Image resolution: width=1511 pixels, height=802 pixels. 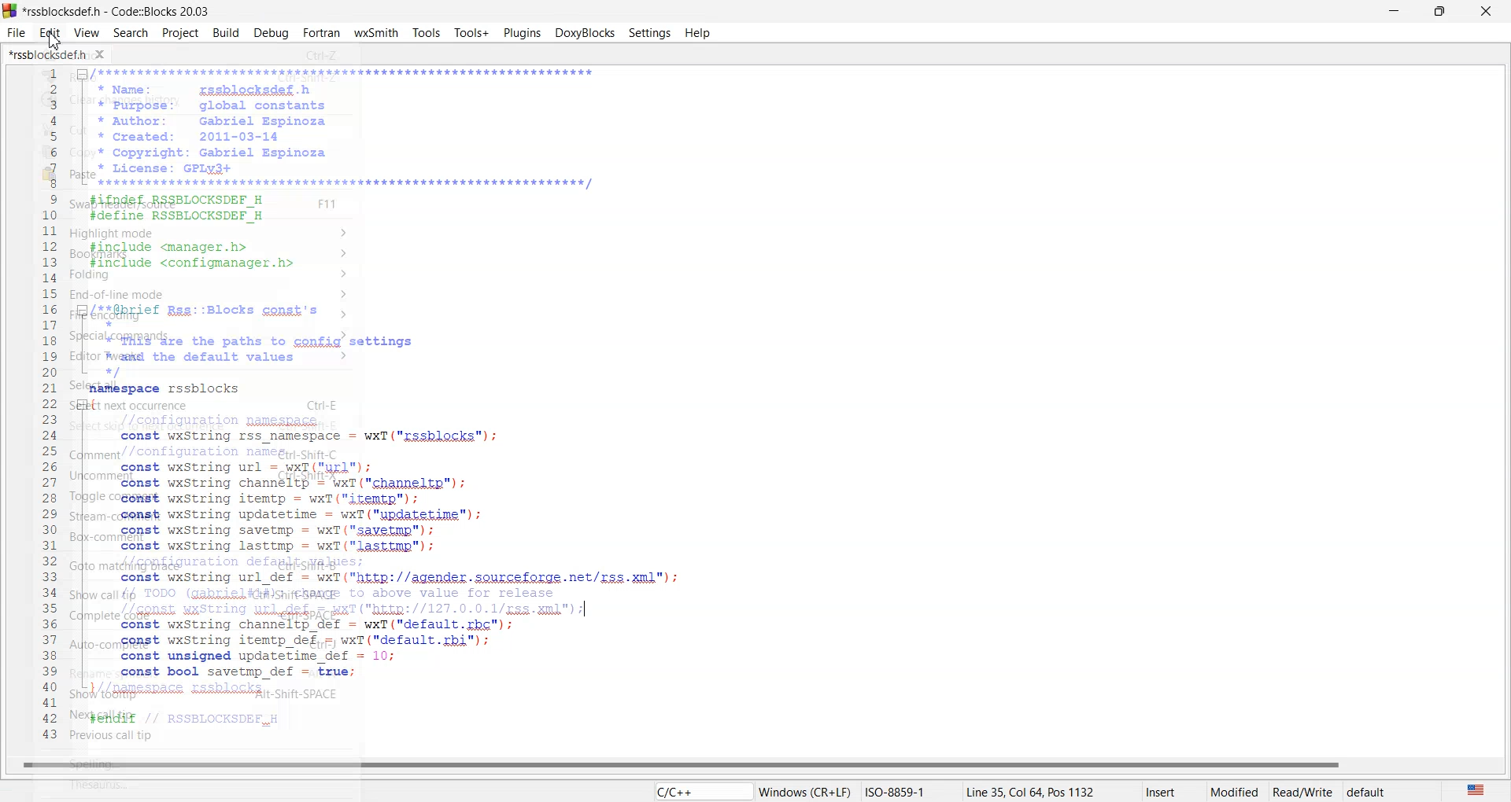 What do you see at coordinates (376, 33) in the screenshot?
I see `W X Smith` at bounding box center [376, 33].